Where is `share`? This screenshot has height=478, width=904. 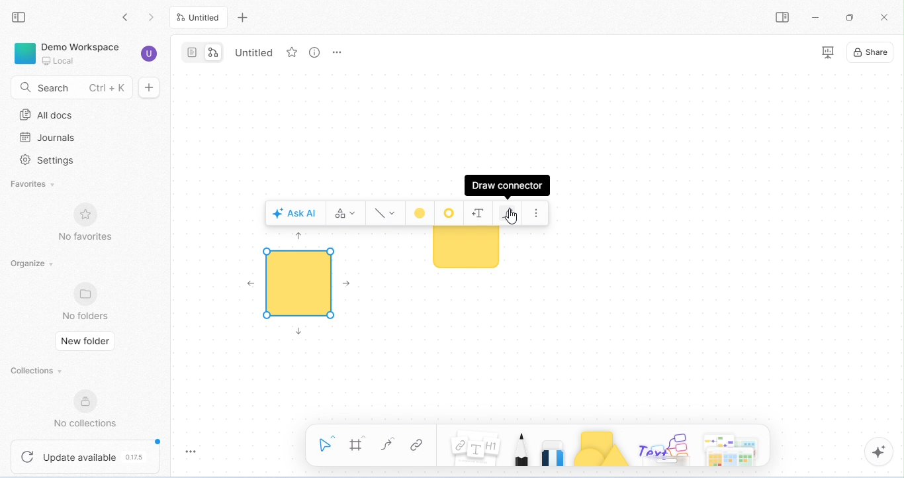
share is located at coordinates (873, 54).